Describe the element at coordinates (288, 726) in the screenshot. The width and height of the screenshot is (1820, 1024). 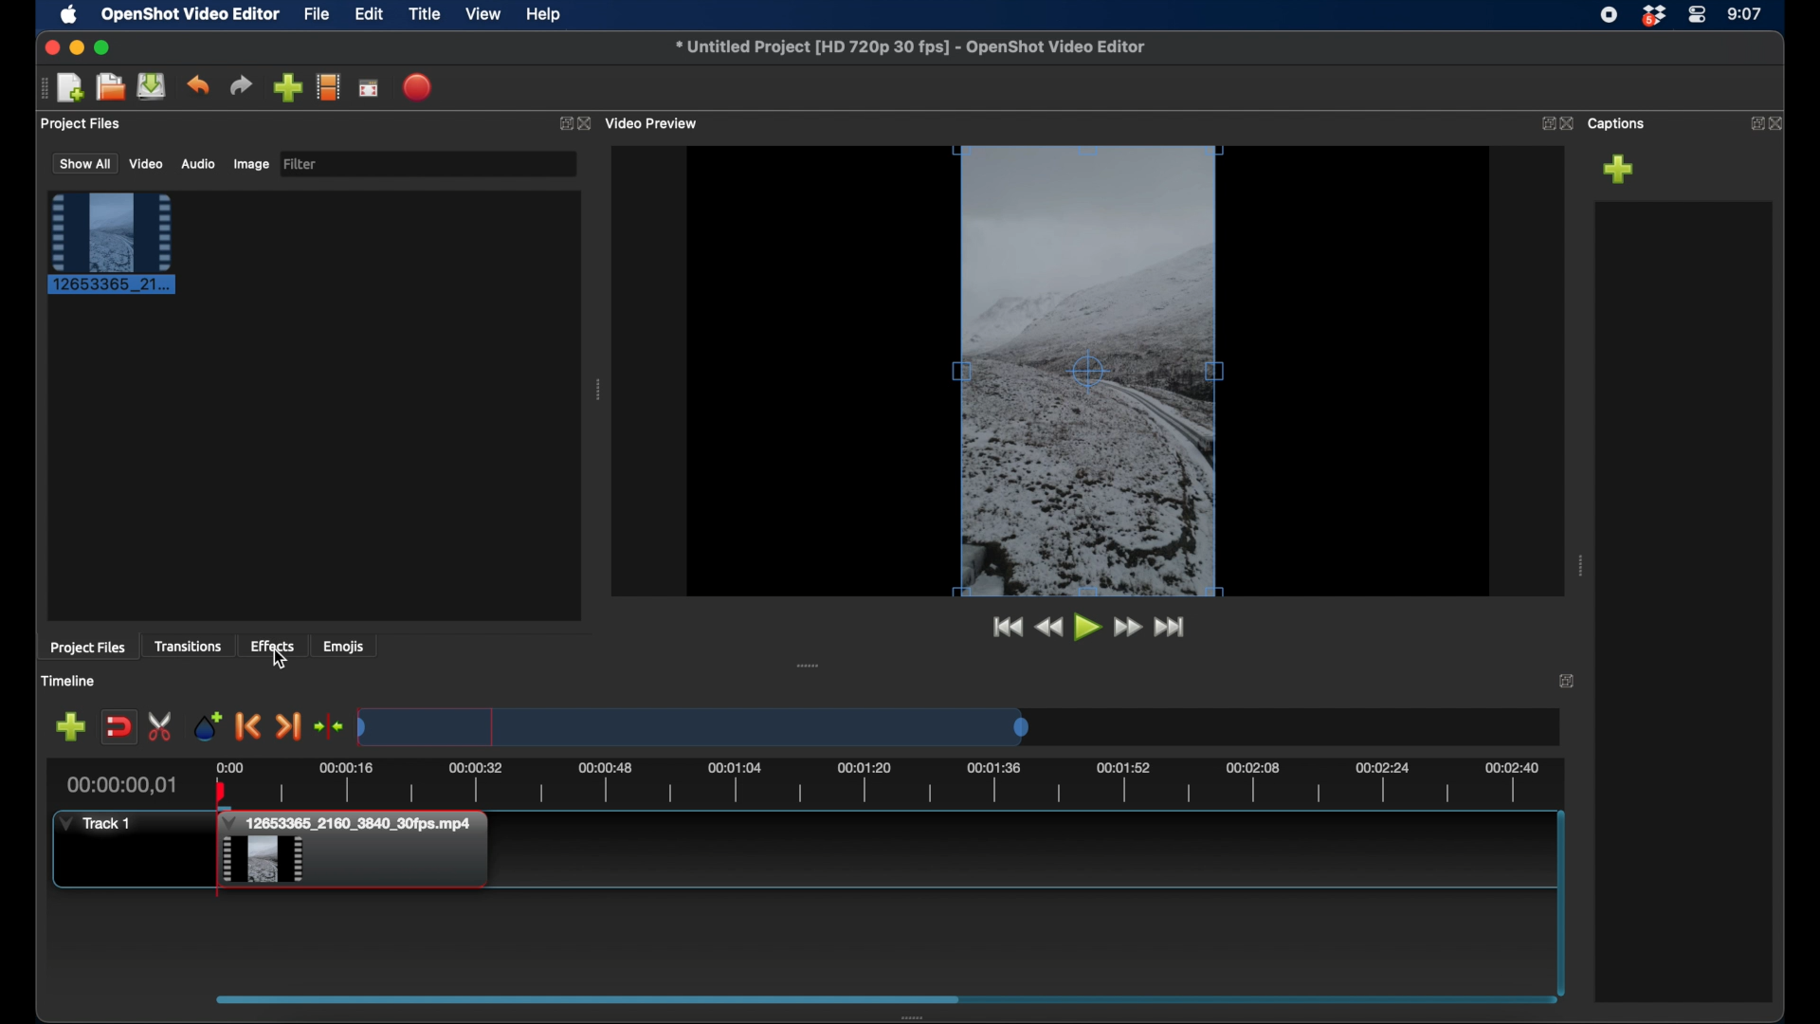
I see `next marker` at that location.